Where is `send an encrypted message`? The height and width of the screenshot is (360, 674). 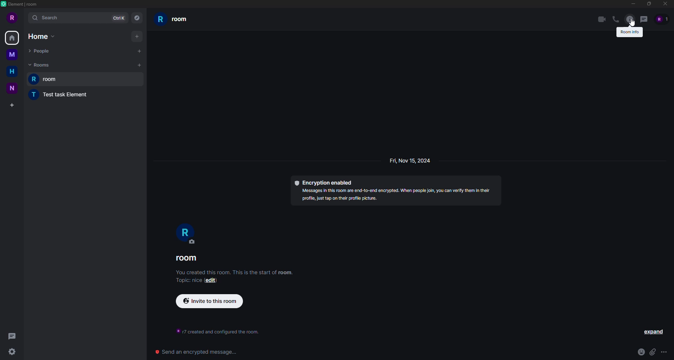
send an encrypted message is located at coordinates (194, 352).